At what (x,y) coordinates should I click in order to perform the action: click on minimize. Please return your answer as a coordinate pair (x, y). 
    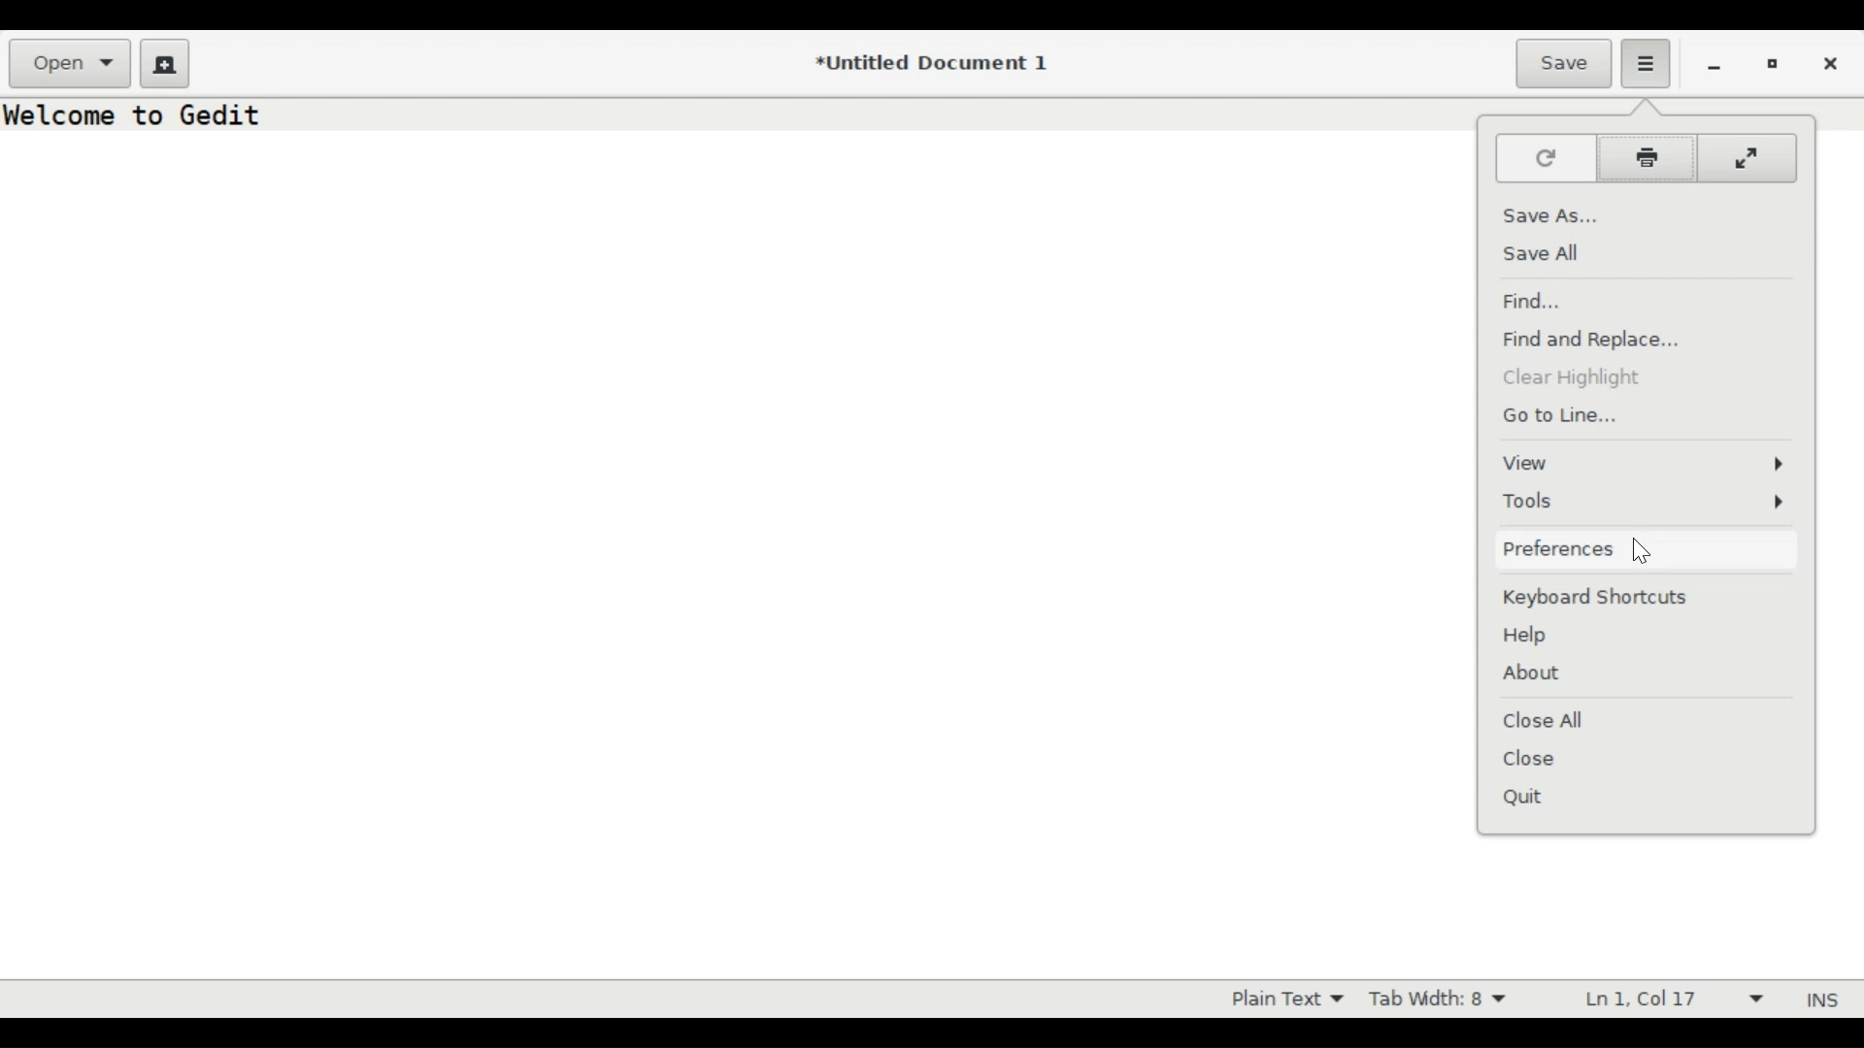
    Looking at the image, I should click on (1711, 64).